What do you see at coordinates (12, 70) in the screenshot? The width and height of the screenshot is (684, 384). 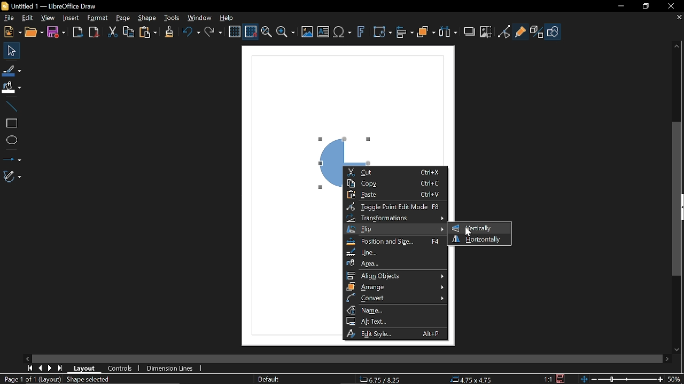 I see `Line color` at bounding box center [12, 70].